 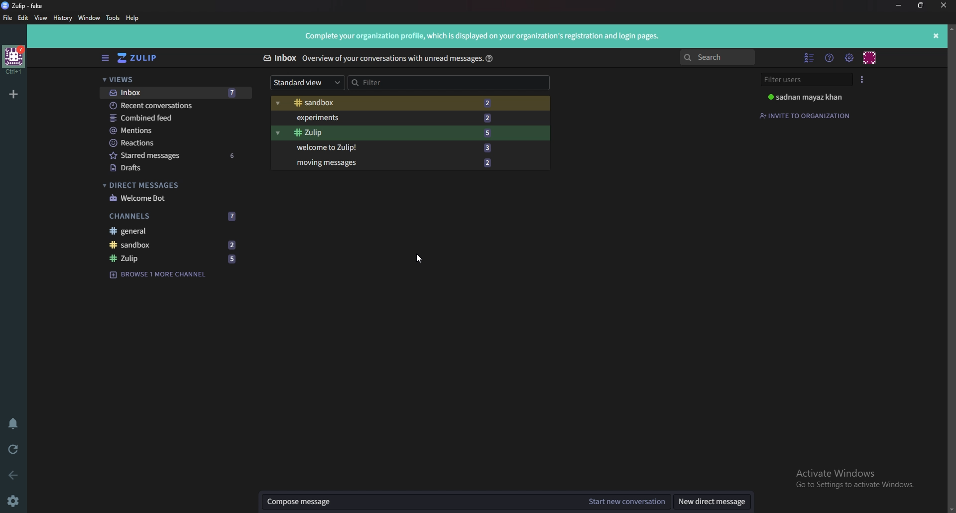 What do you see at coordinates (951, 268) in the screenshot?
I see `scroll bar` at bounding box center [951, 268].